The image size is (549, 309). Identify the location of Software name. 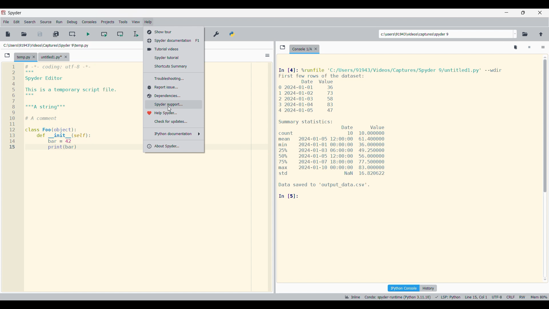
(15, 13).